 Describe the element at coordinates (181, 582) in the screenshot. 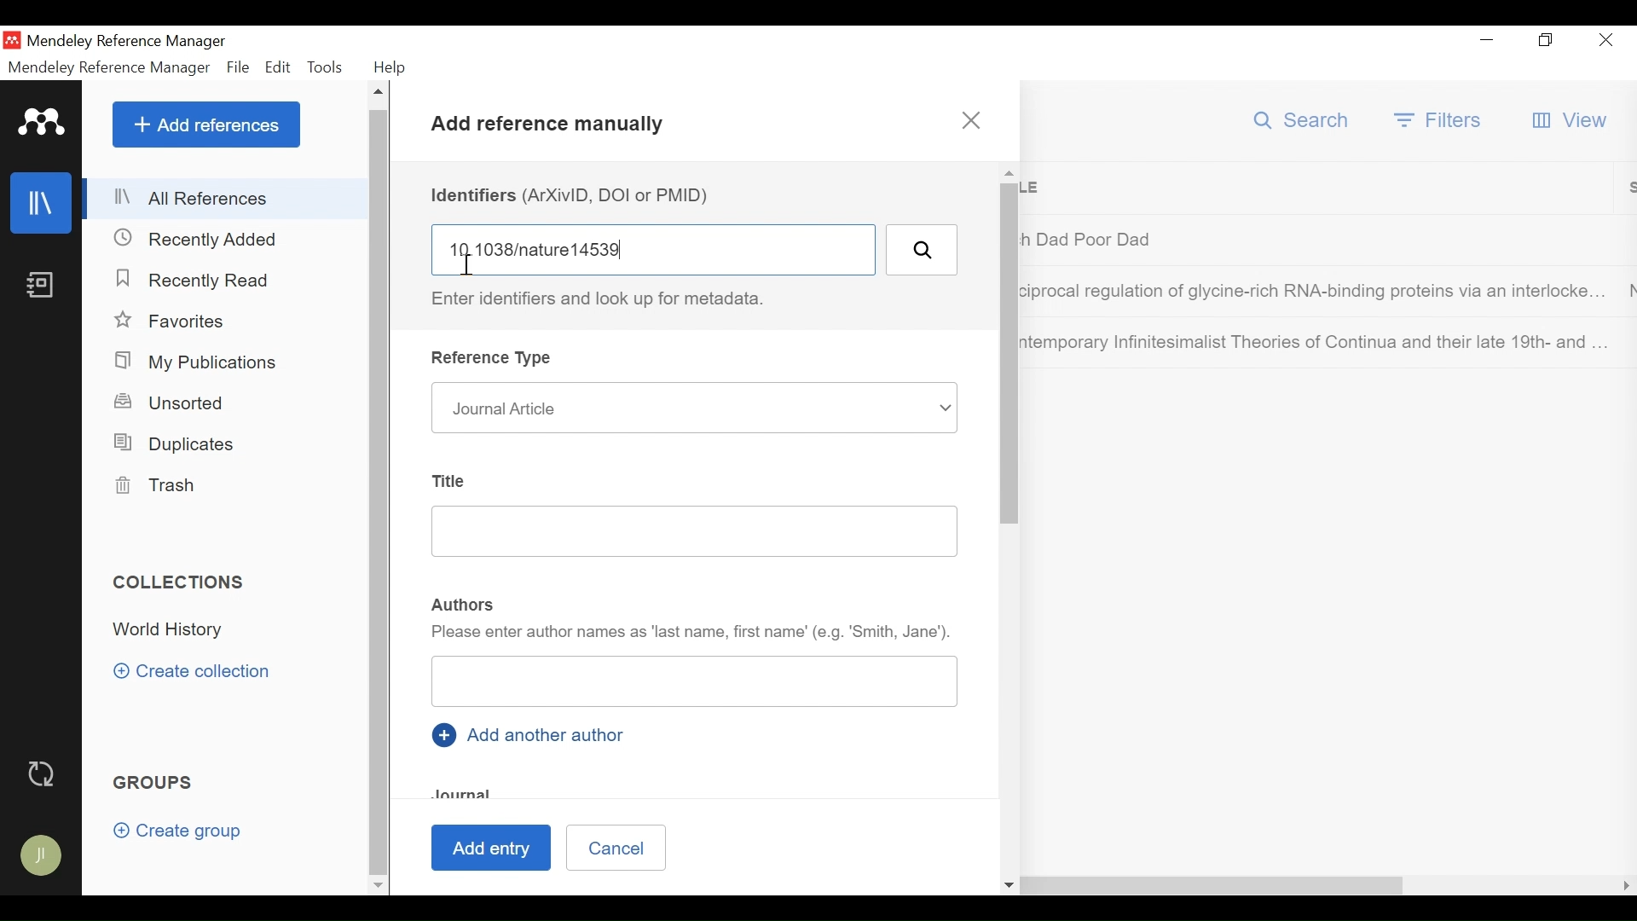

I see `Collections` at that location.